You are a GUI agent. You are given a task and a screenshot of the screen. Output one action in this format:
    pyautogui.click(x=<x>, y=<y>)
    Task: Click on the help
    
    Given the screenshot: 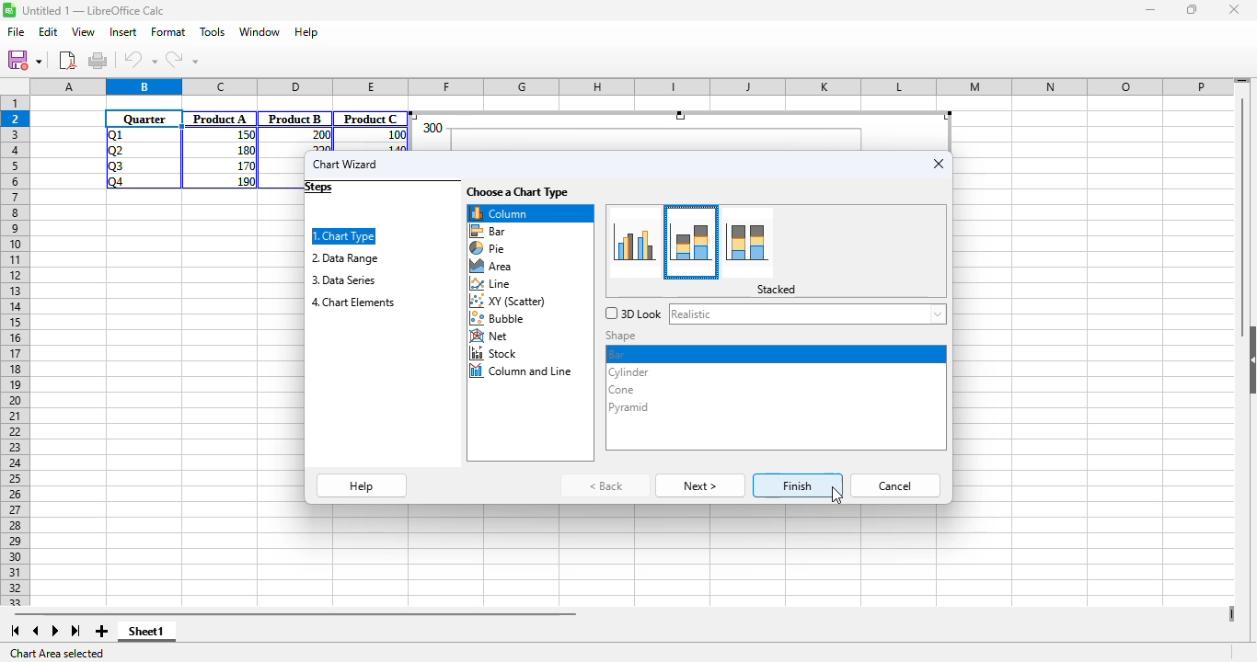 What is the action you would take?
    pyautogui.click(x=306, y=31)
    